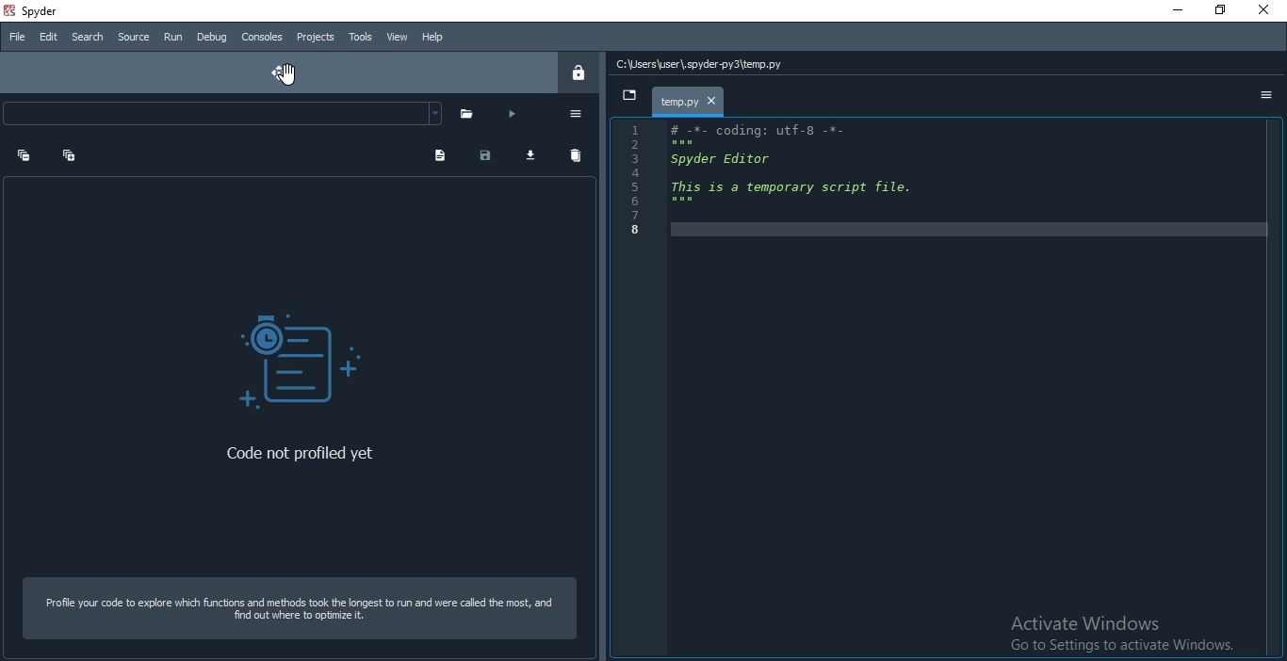 The width and height of the screenshot is (1287, 661). I want to click on serial numbers (1-8), so click(632, 181).